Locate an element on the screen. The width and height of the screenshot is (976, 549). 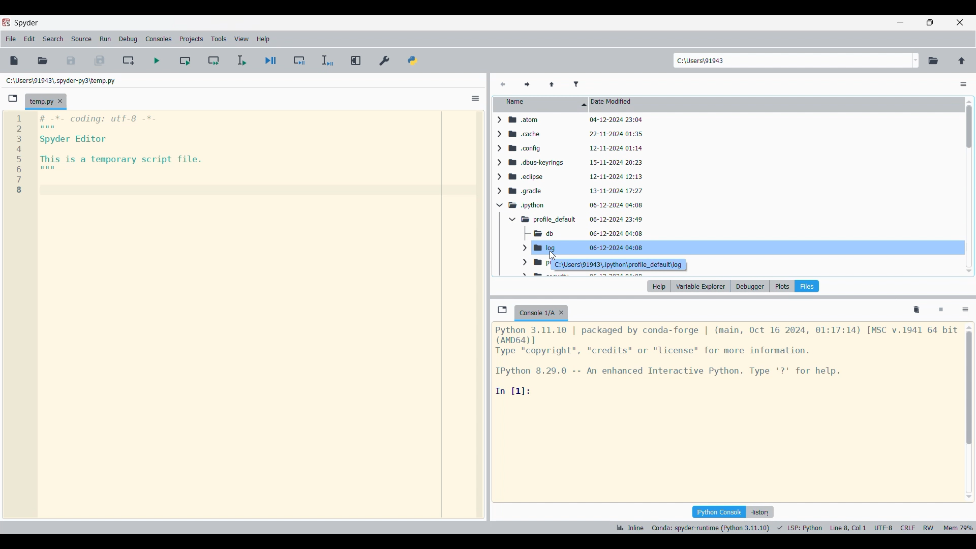
Click to expand respective folder is located at coordinates (499, 196).